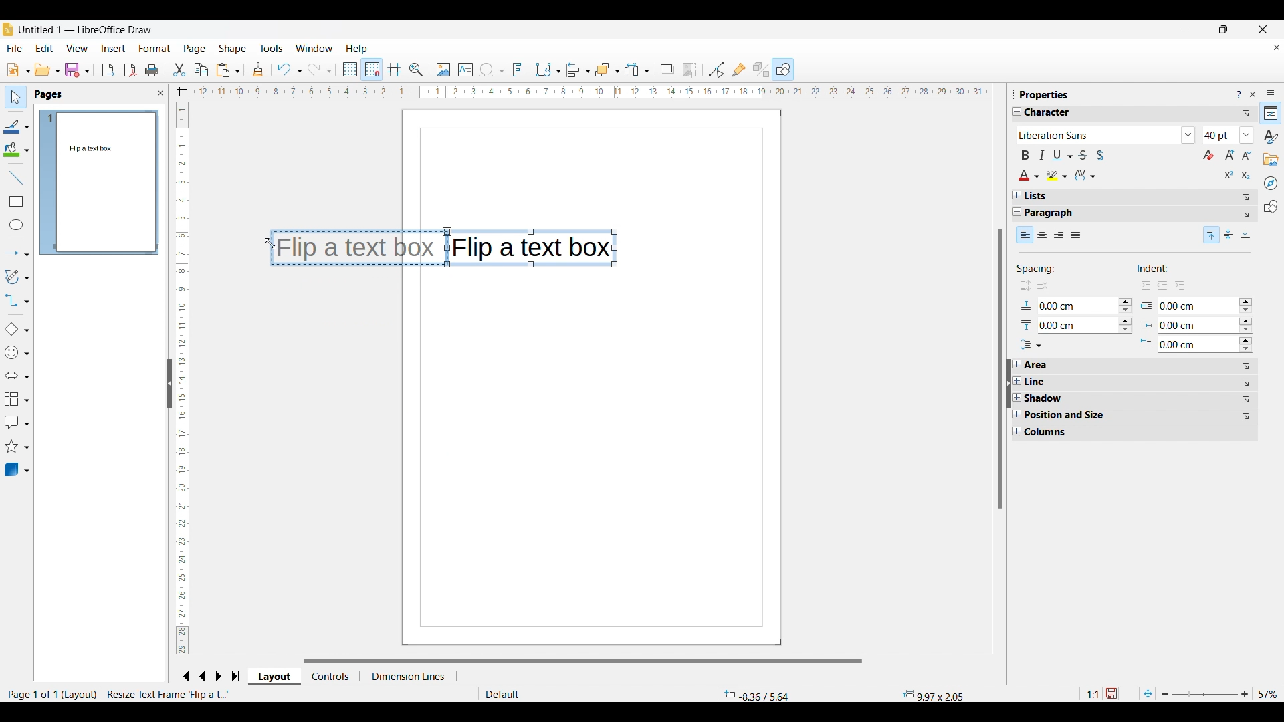  What do you see at coordinates (108, 70) in the screenshot?
I see `Export` at bounding box center [108, 70].